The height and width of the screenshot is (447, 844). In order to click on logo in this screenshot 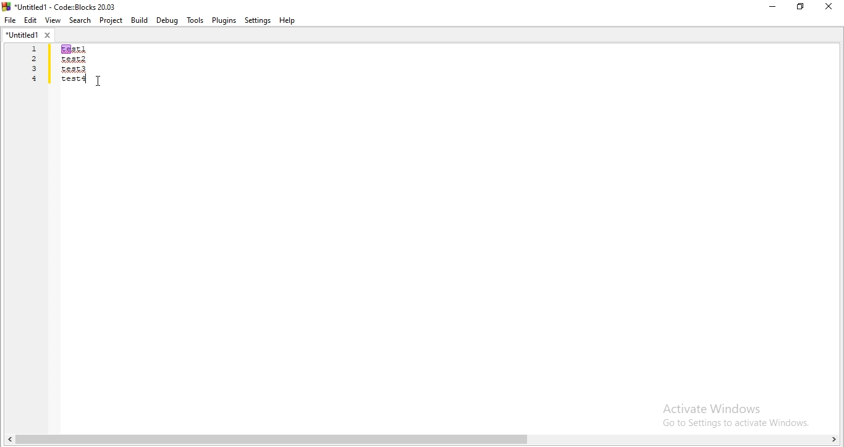, I will do `click(61, 6)`.